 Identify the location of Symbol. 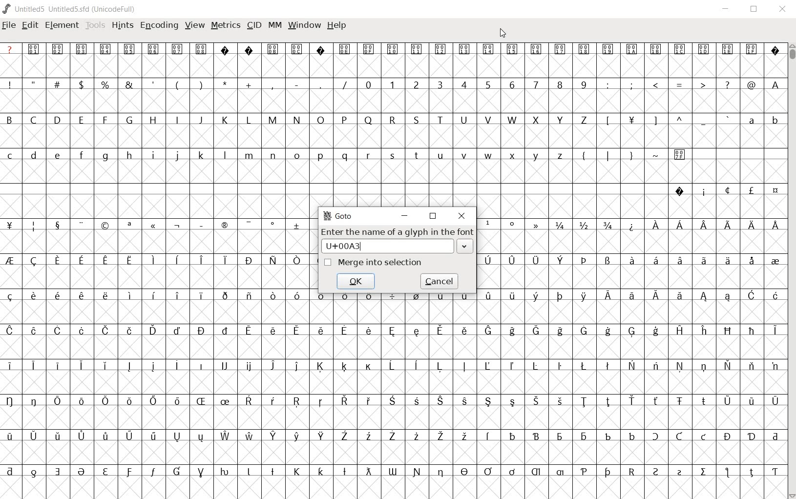
(153, 473).